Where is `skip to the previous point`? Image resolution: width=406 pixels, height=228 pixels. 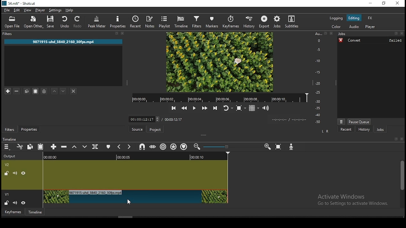 skip to the previous point is located at coordinates (174, 108).